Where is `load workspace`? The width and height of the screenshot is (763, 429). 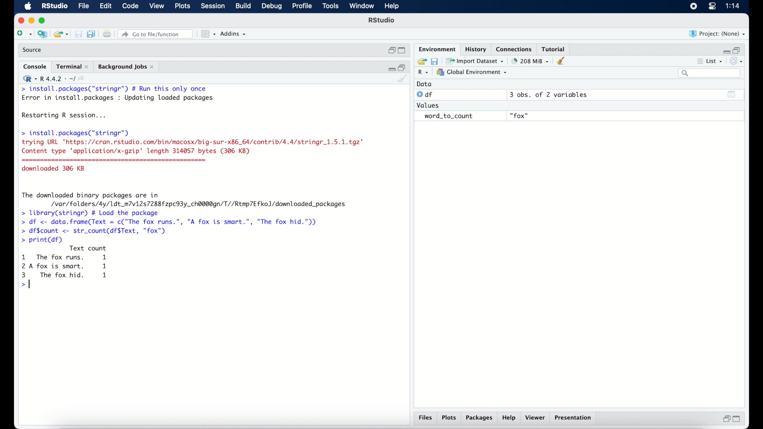 load workspace is located at coordinates (420, 62).